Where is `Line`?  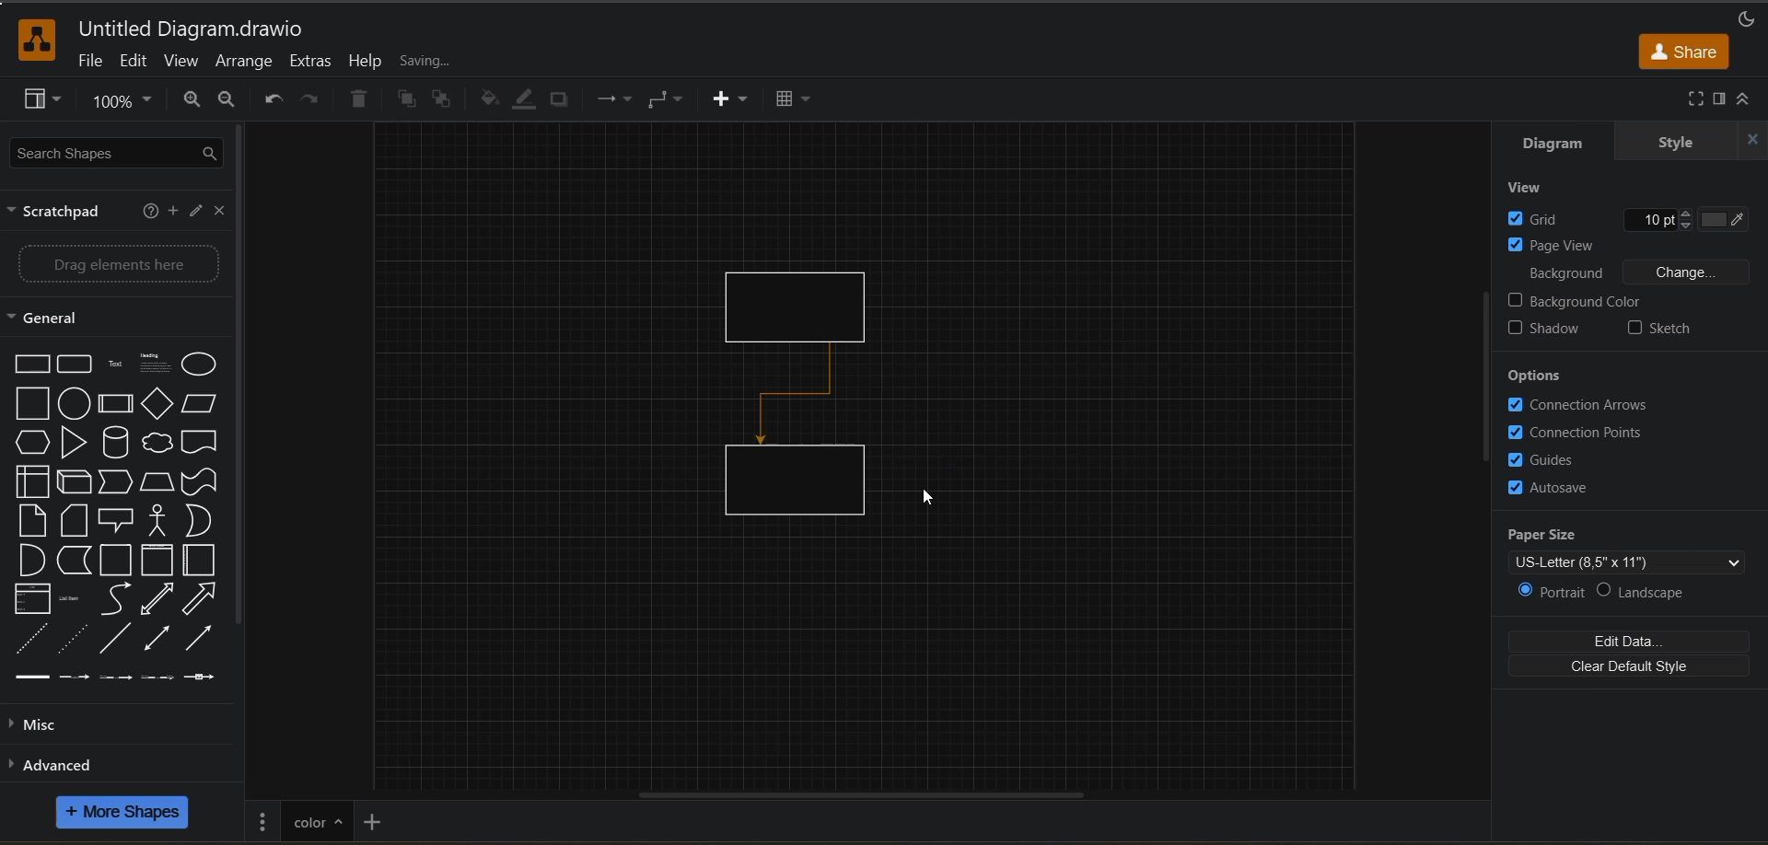
Line is located at coordinates (114, 639).